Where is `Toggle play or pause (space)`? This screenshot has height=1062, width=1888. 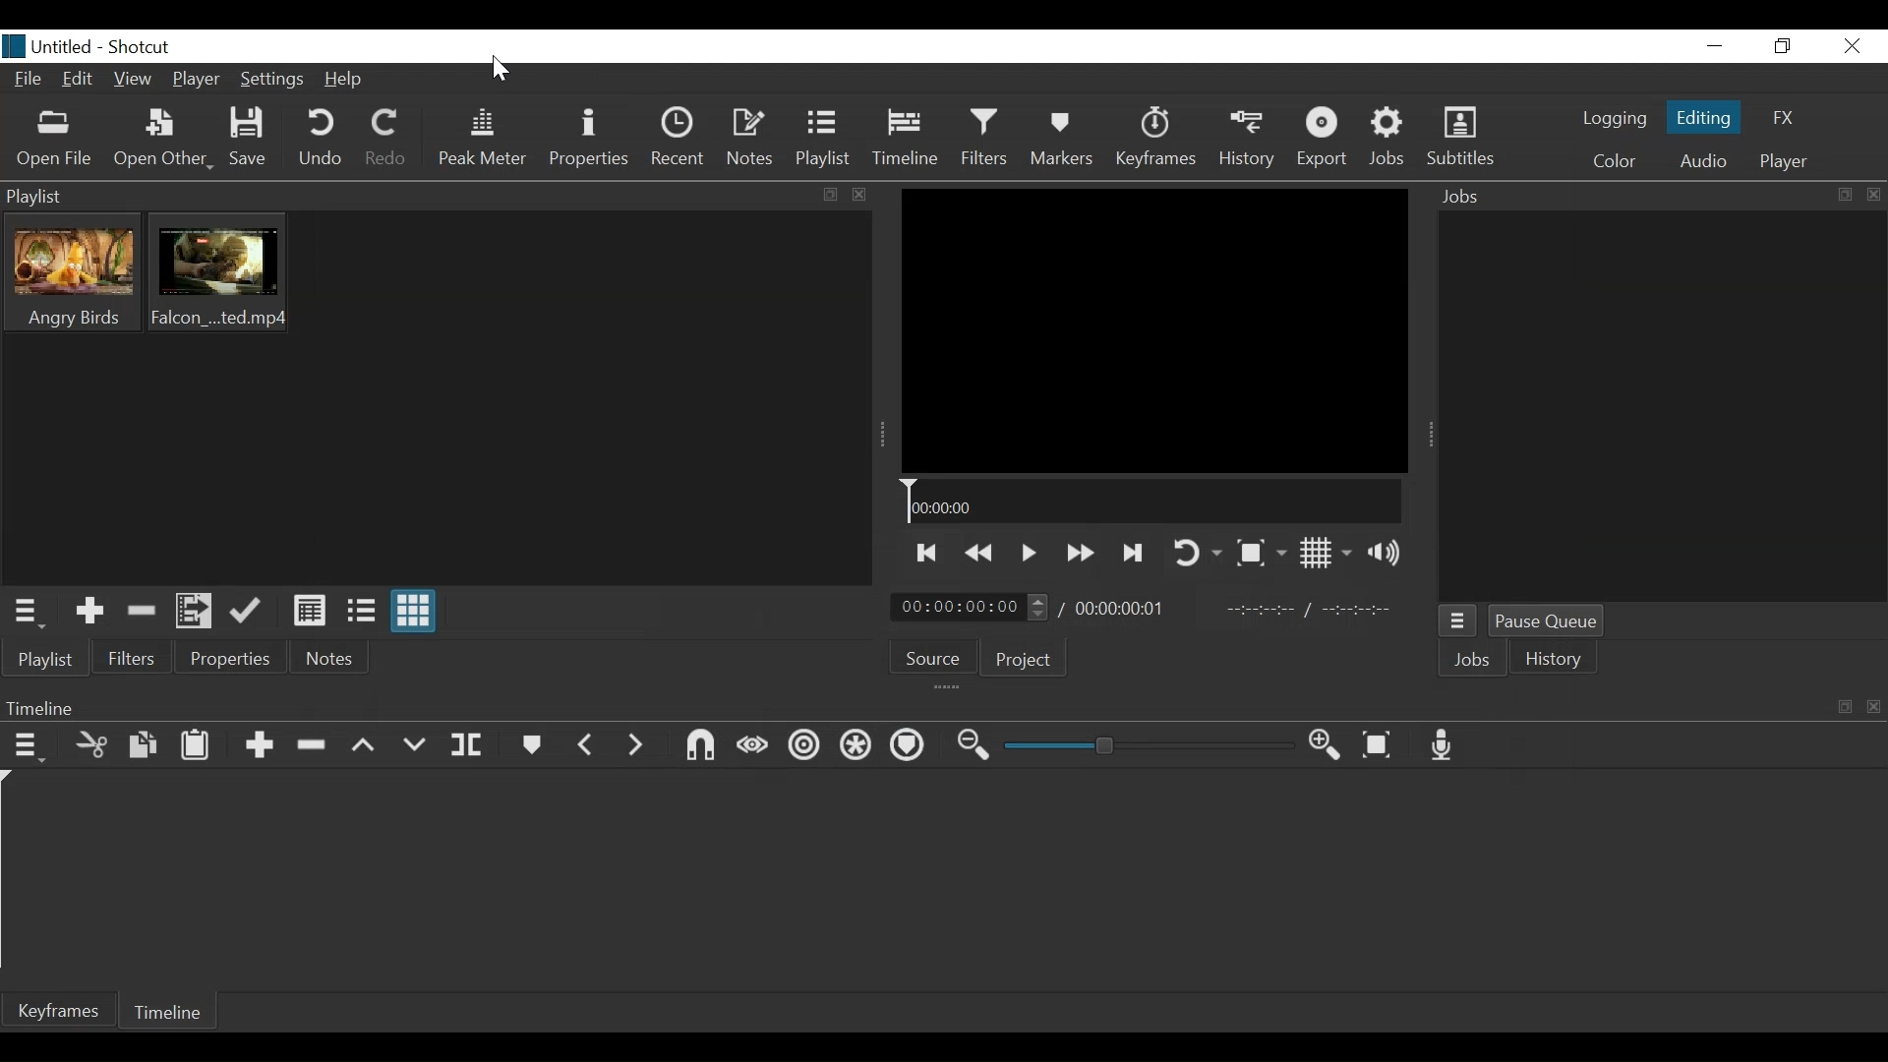
Toggle play or pause (space) is located at coordinates (1030, 554).